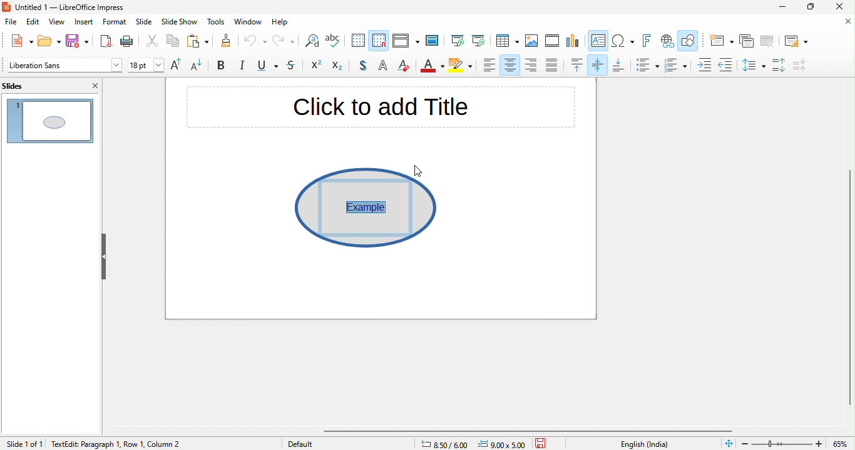 The width and height of the screenshot is (855, 450). What do you see at coordinates (337, 42) in the screenshot?
I see `spelling` at bounding box center [337, 42].